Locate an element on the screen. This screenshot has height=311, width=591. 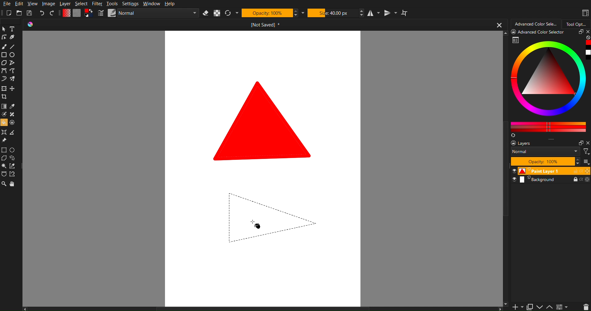
Brightness is located at coordinates (4, 114).